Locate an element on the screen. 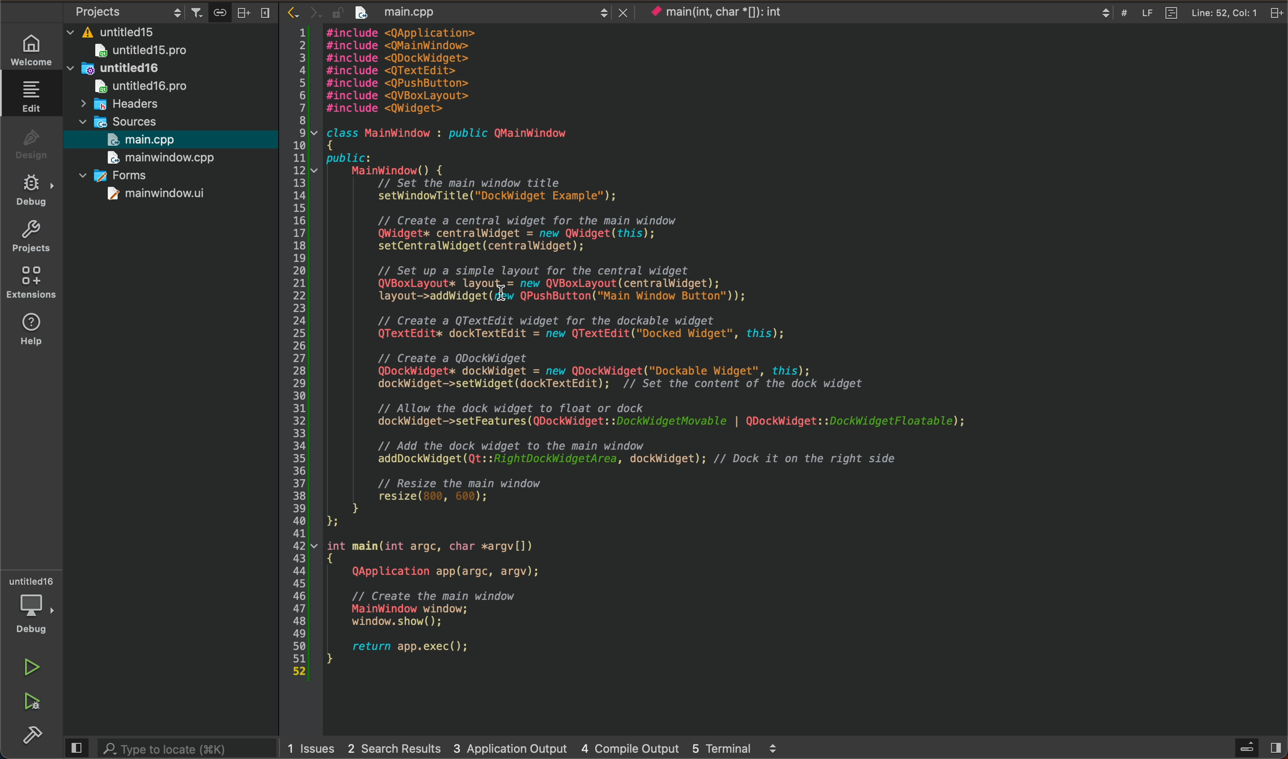 Image resolution: width=1288 pixels, height=759 pixels. cursor is located at coordinates (504, 291).